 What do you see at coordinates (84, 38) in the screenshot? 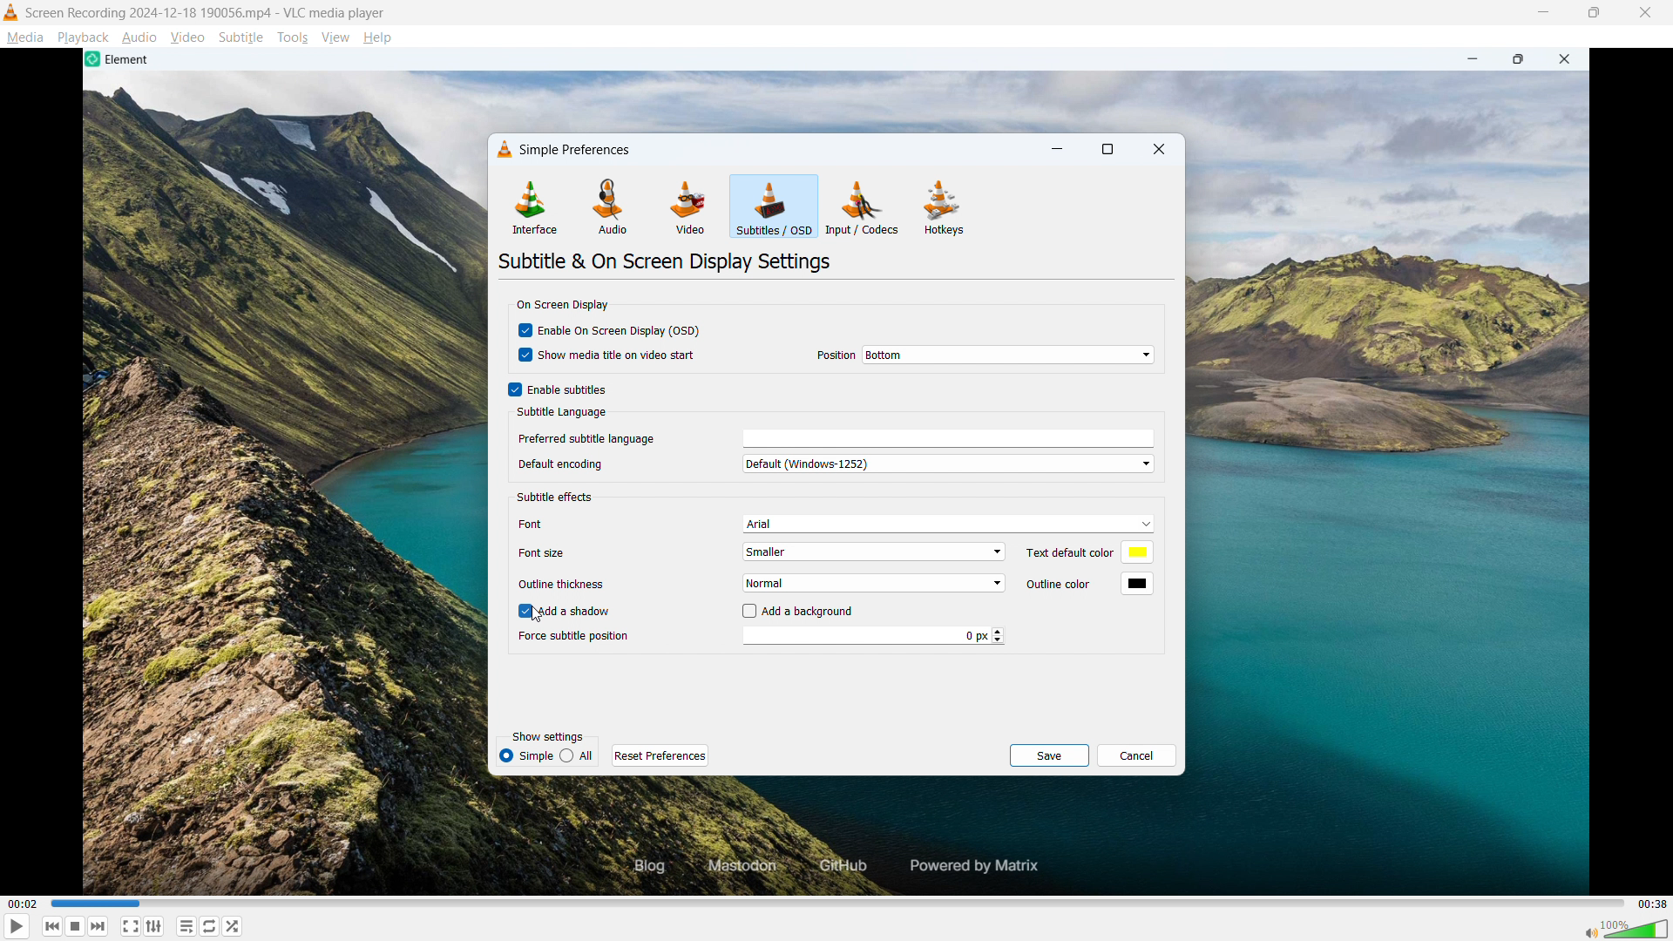
I see `Playback ` at bounding box center [84, 38].